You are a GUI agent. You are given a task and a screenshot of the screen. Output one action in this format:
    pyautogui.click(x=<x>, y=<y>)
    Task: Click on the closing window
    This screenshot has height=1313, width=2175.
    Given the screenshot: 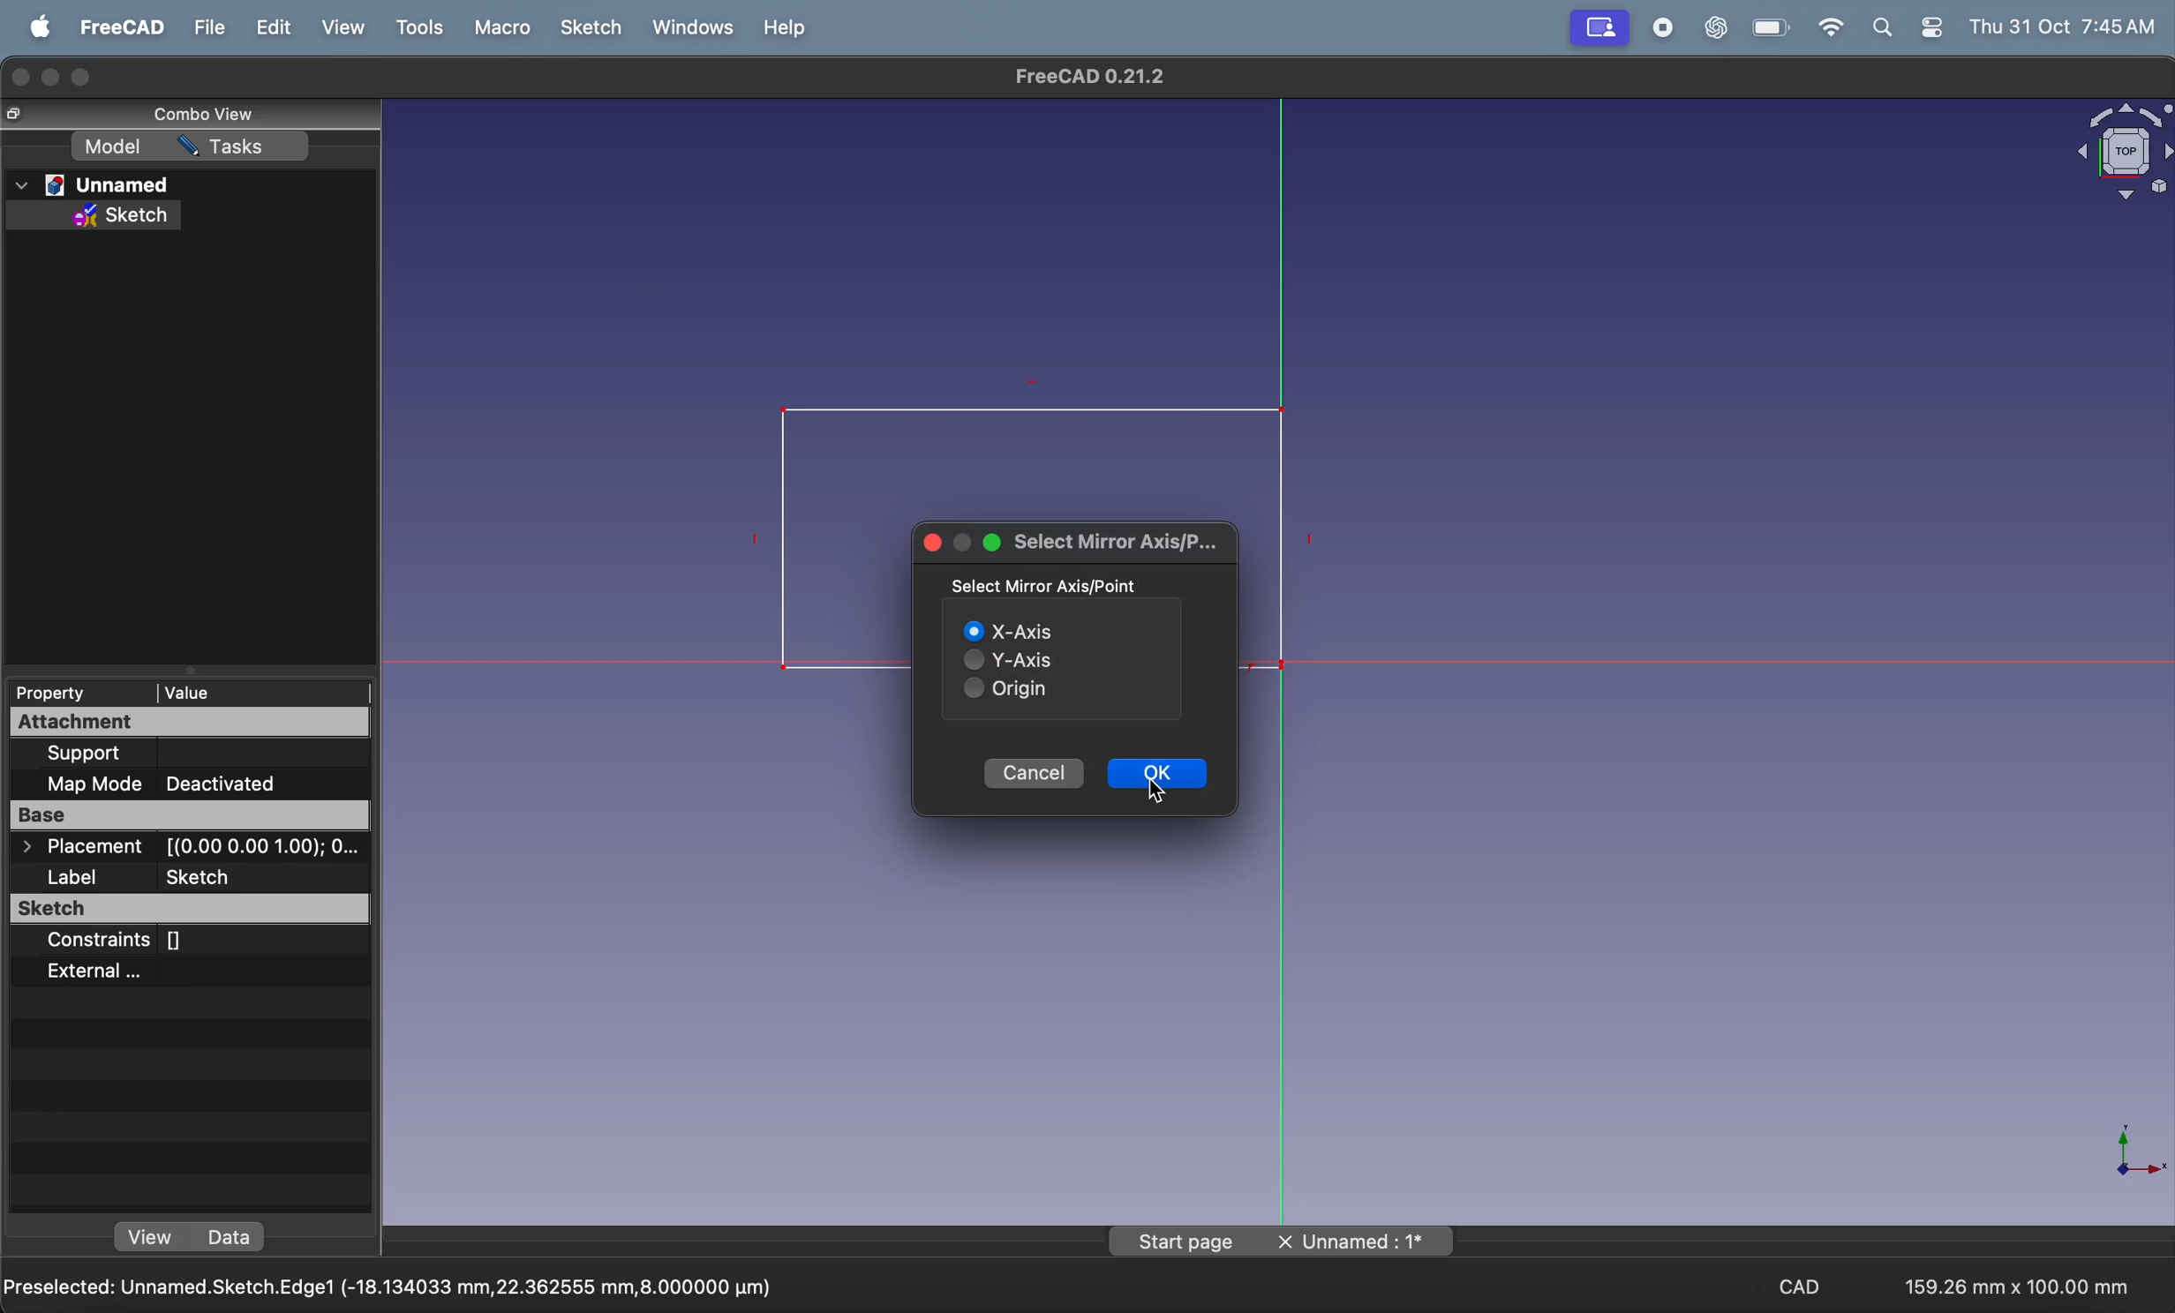 What is the action you would take?
    pyautogui.click(x=19, y=76)
    